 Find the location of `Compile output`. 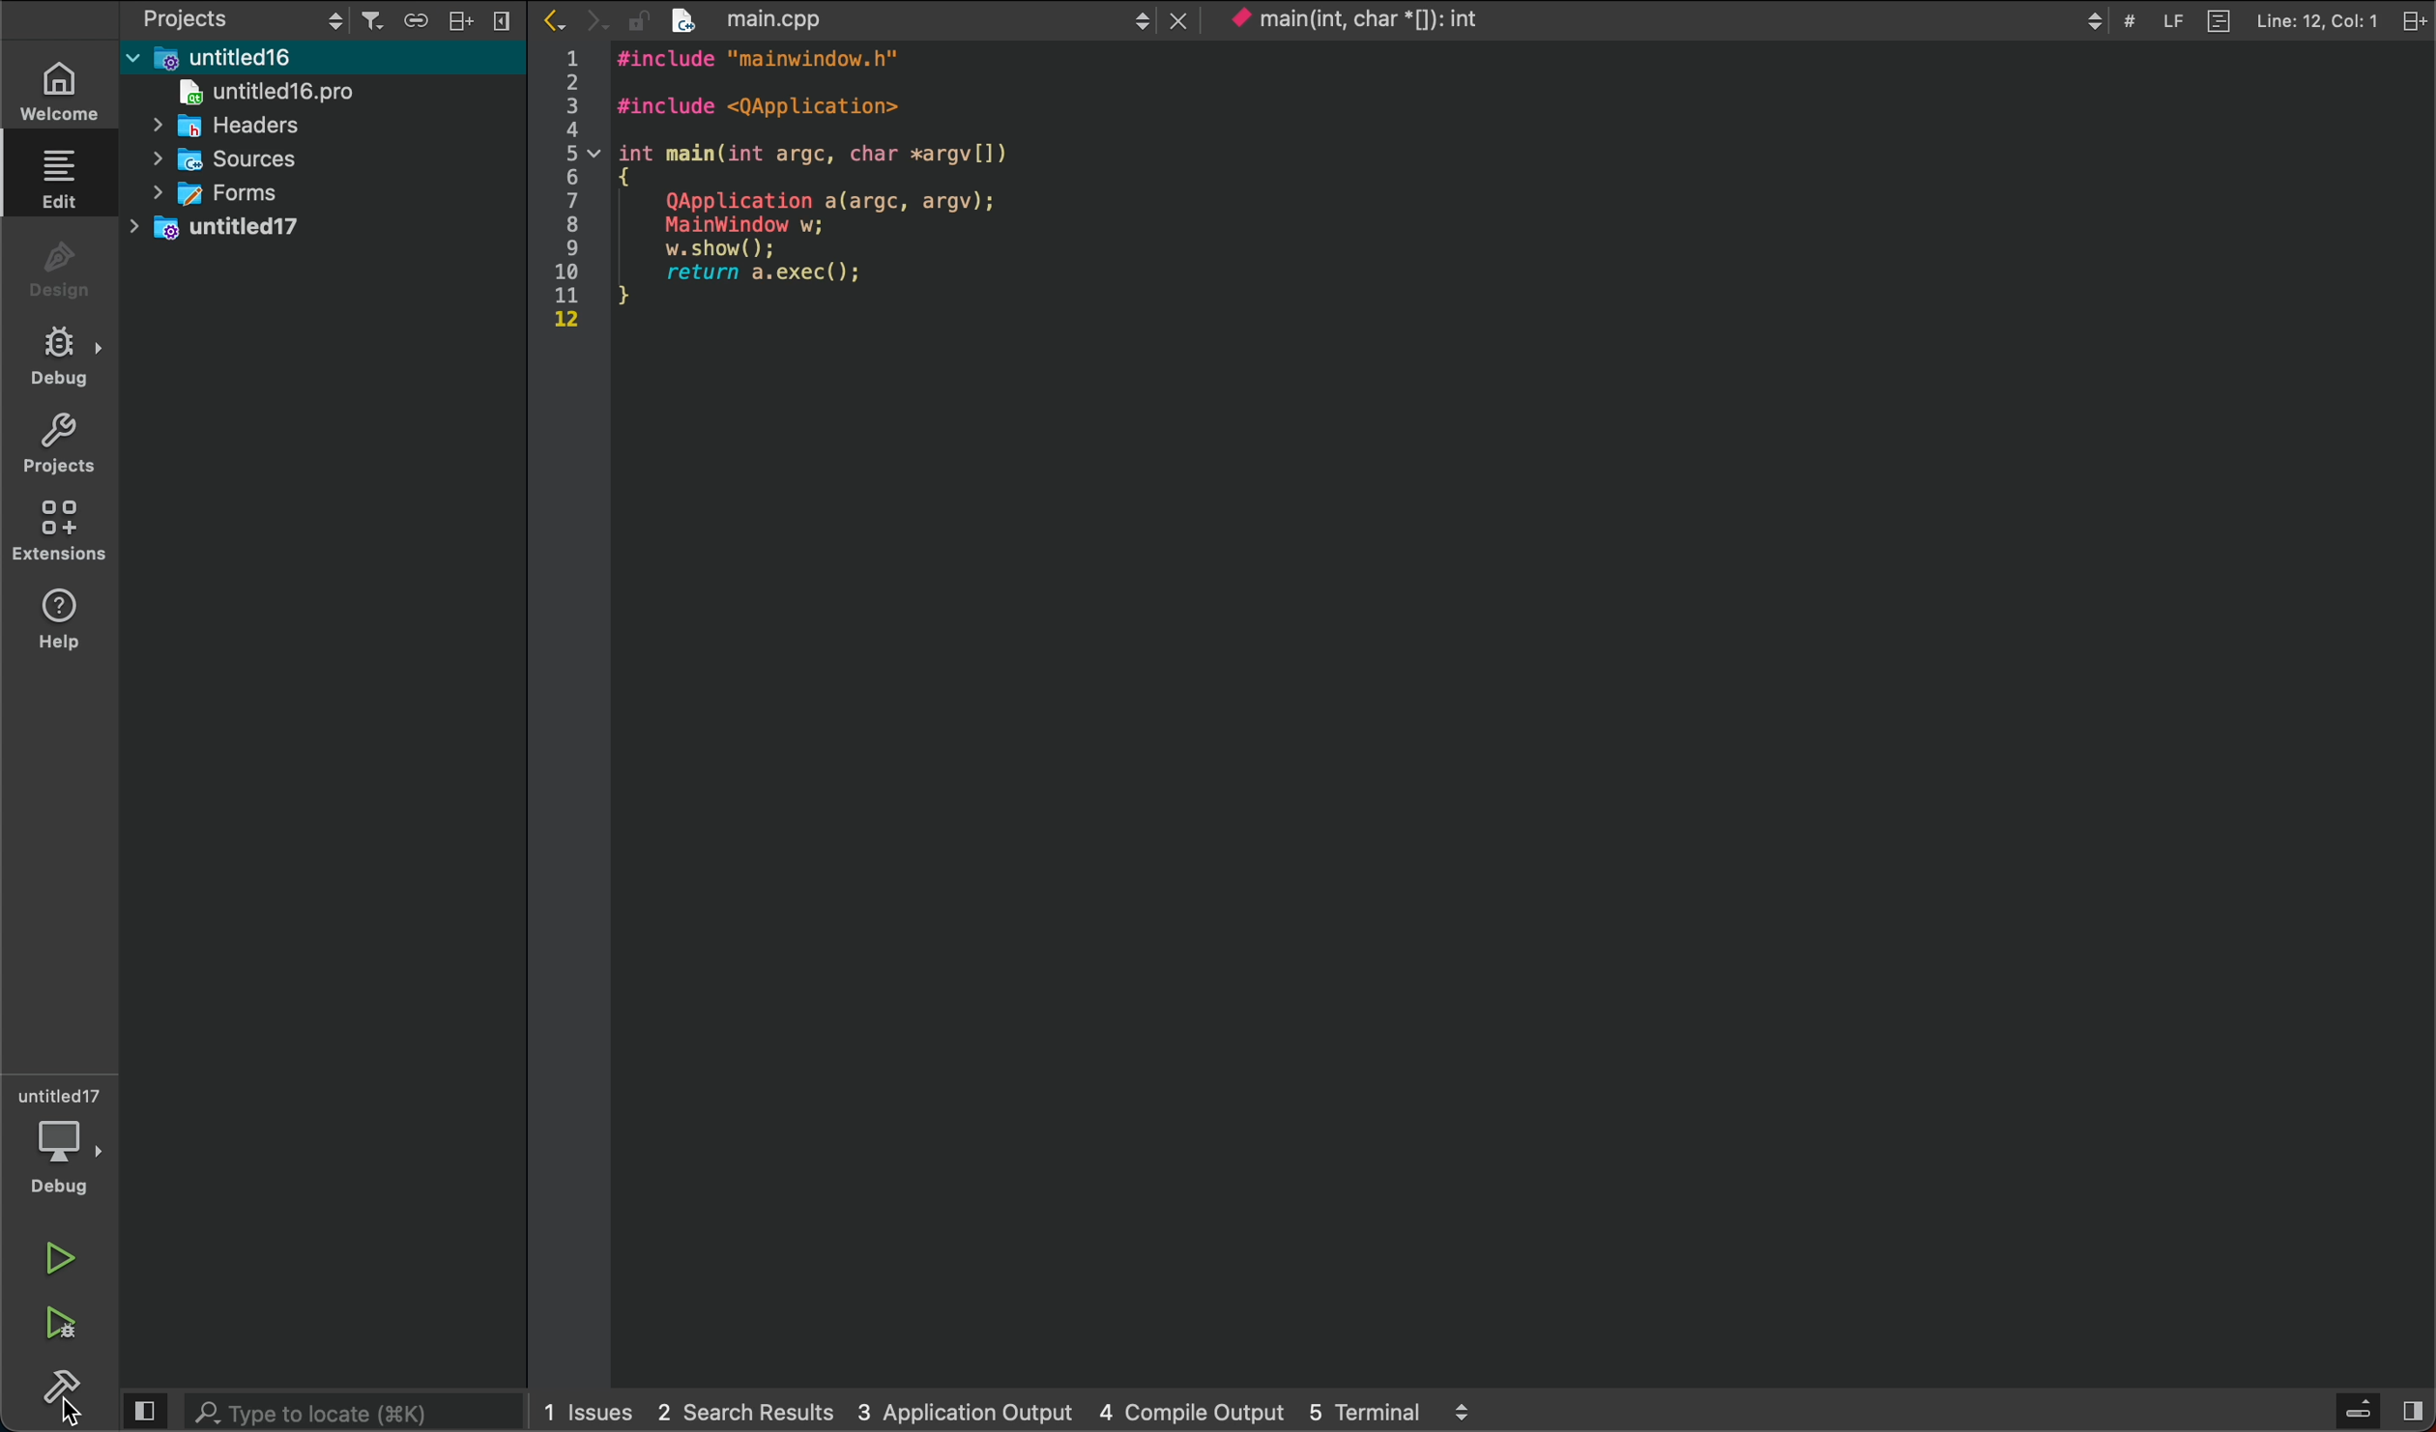

Compile output is located at coordinates (1194, 1411).